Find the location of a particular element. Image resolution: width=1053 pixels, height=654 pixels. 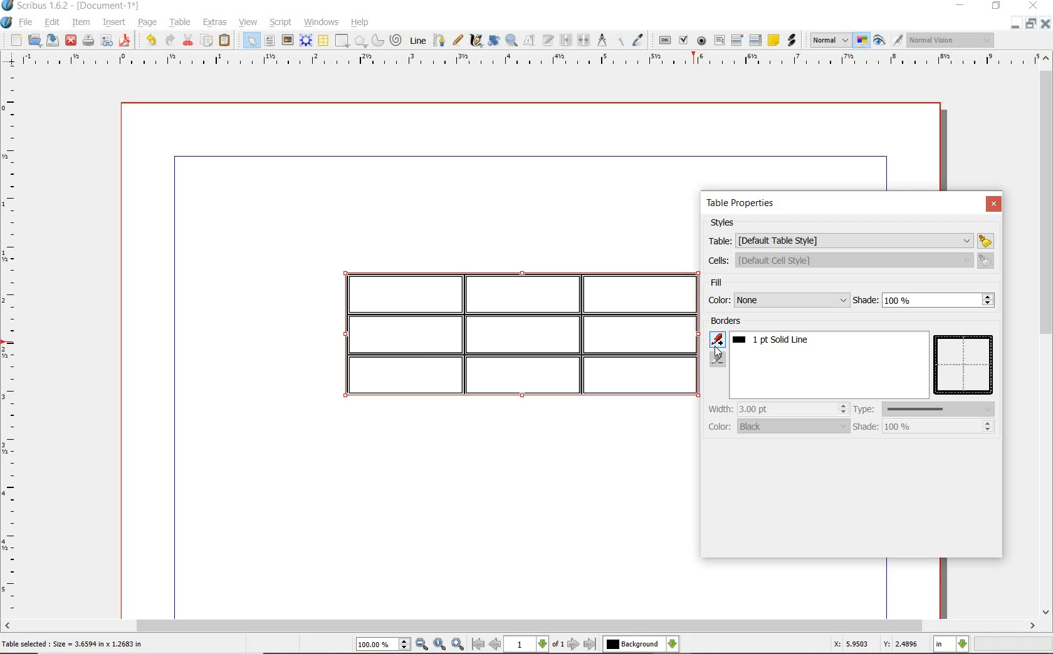

measurements is located at coordinates (602, 39).